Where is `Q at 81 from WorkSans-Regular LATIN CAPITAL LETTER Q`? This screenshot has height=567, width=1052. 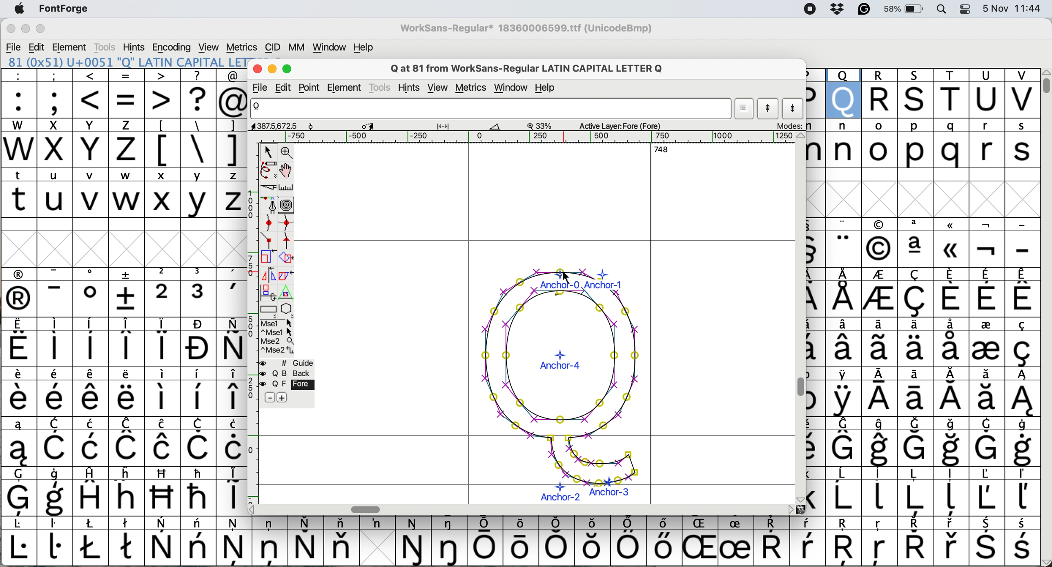
Q at 81 from WorkSans-Regular LATIN CAPITAL LETTER Q is located at coordinates (535, 68).